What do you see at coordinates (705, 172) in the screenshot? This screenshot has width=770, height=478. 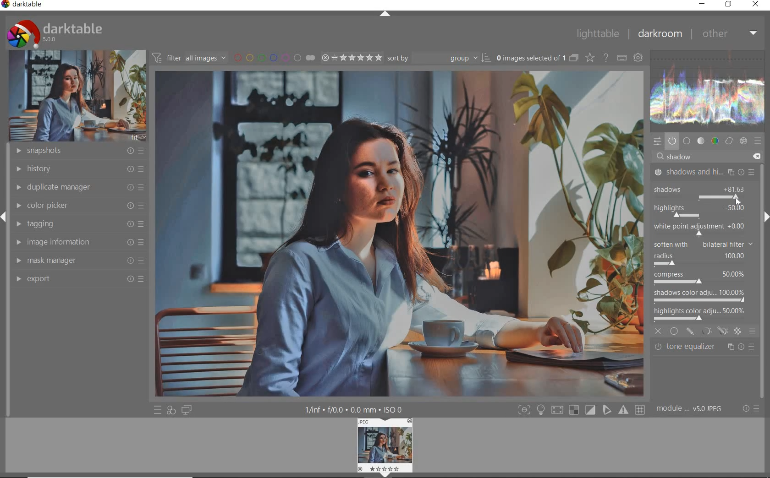 I see `shadows & highlights` at bounding box center [705, 172].